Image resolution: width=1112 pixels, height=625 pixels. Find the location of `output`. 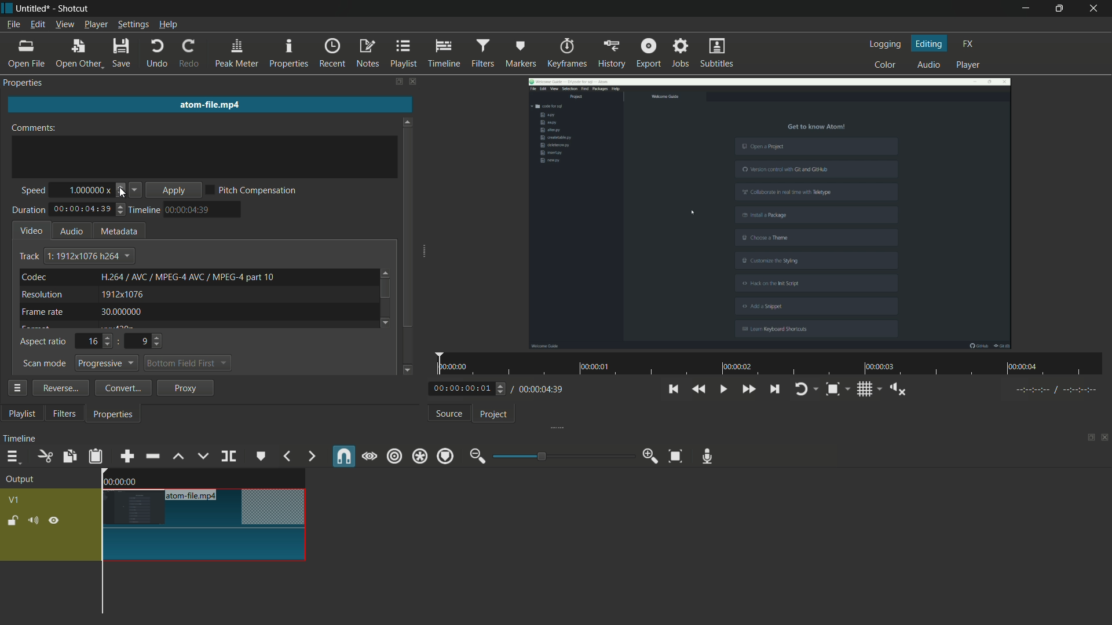

output is located at coordinates (20, 480).